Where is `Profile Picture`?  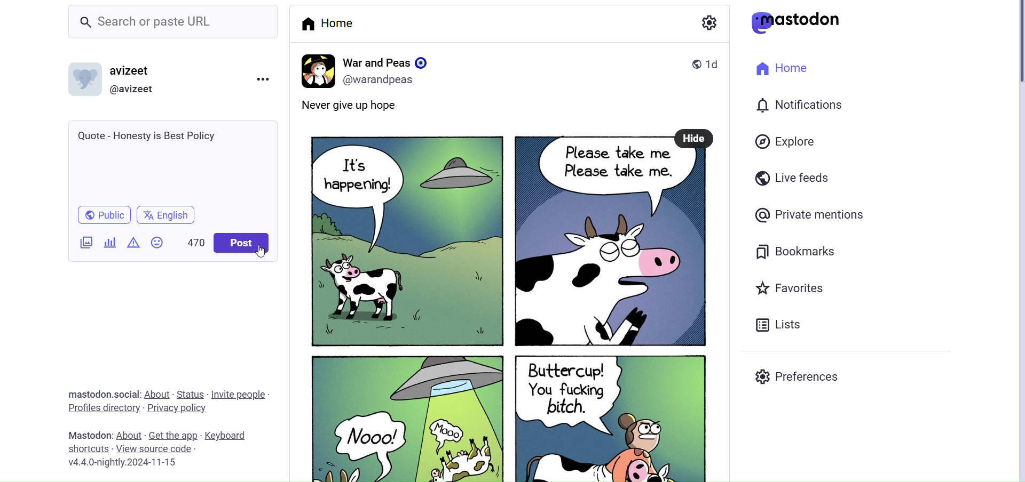
Profile Picture is located at coordinates (87, 81).